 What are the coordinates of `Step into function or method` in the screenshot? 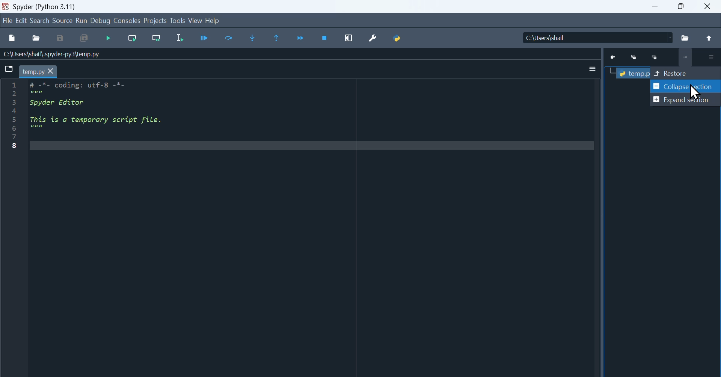 It's located at (252, 39).